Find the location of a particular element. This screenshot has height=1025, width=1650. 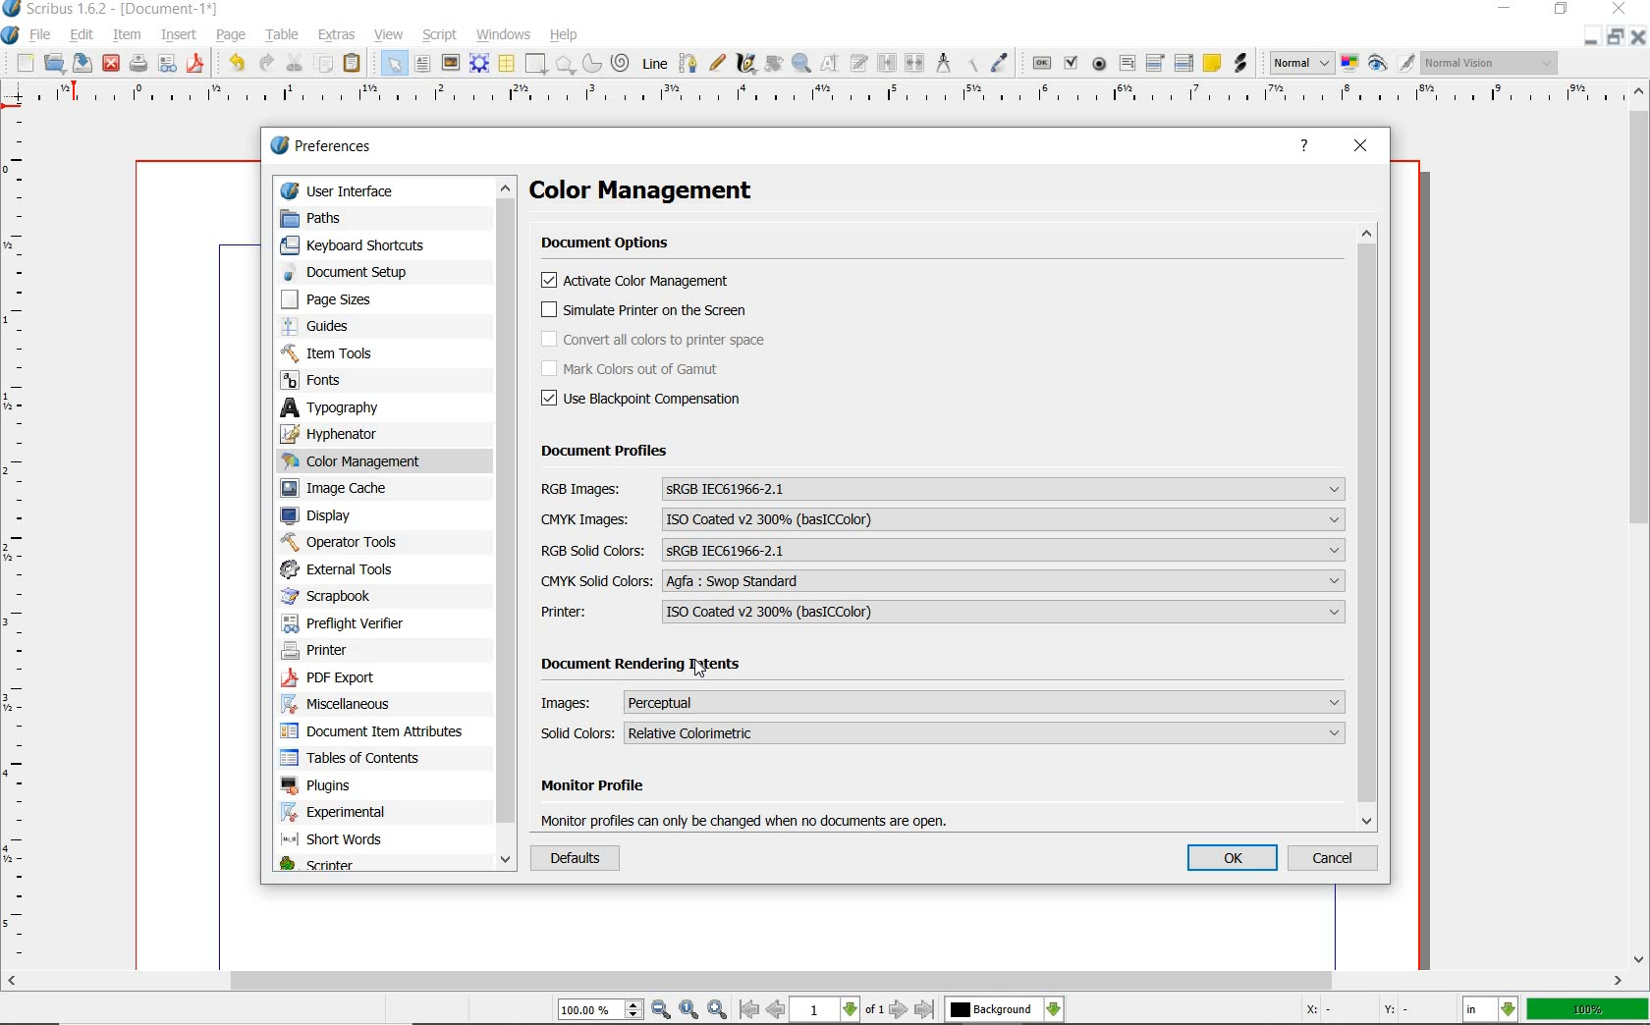

DEFAULTS is located at coordinates (572, 859).